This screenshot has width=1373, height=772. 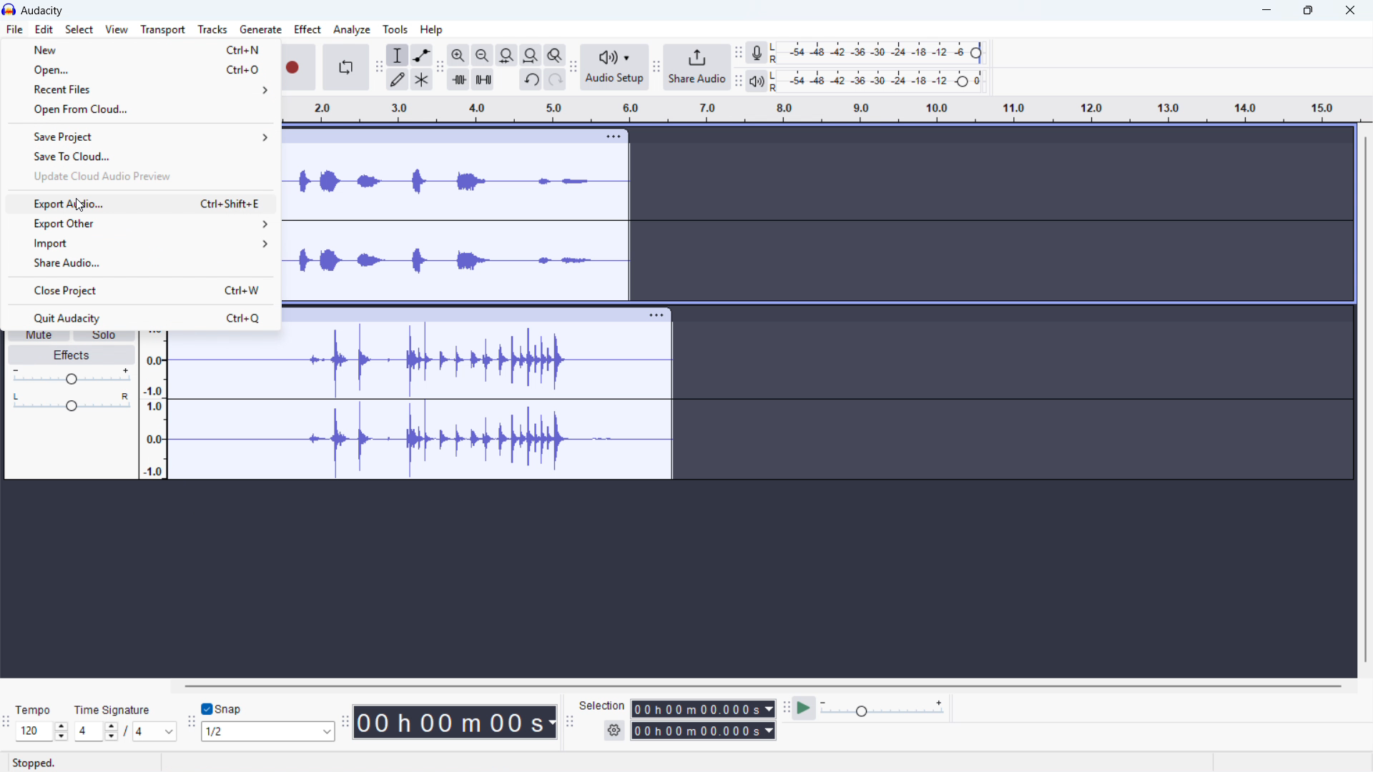 I want to click on Pan: centre, so click(x=72, y=403).